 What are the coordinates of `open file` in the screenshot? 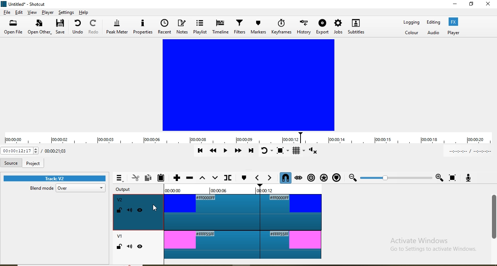 It's located at (13, 27).